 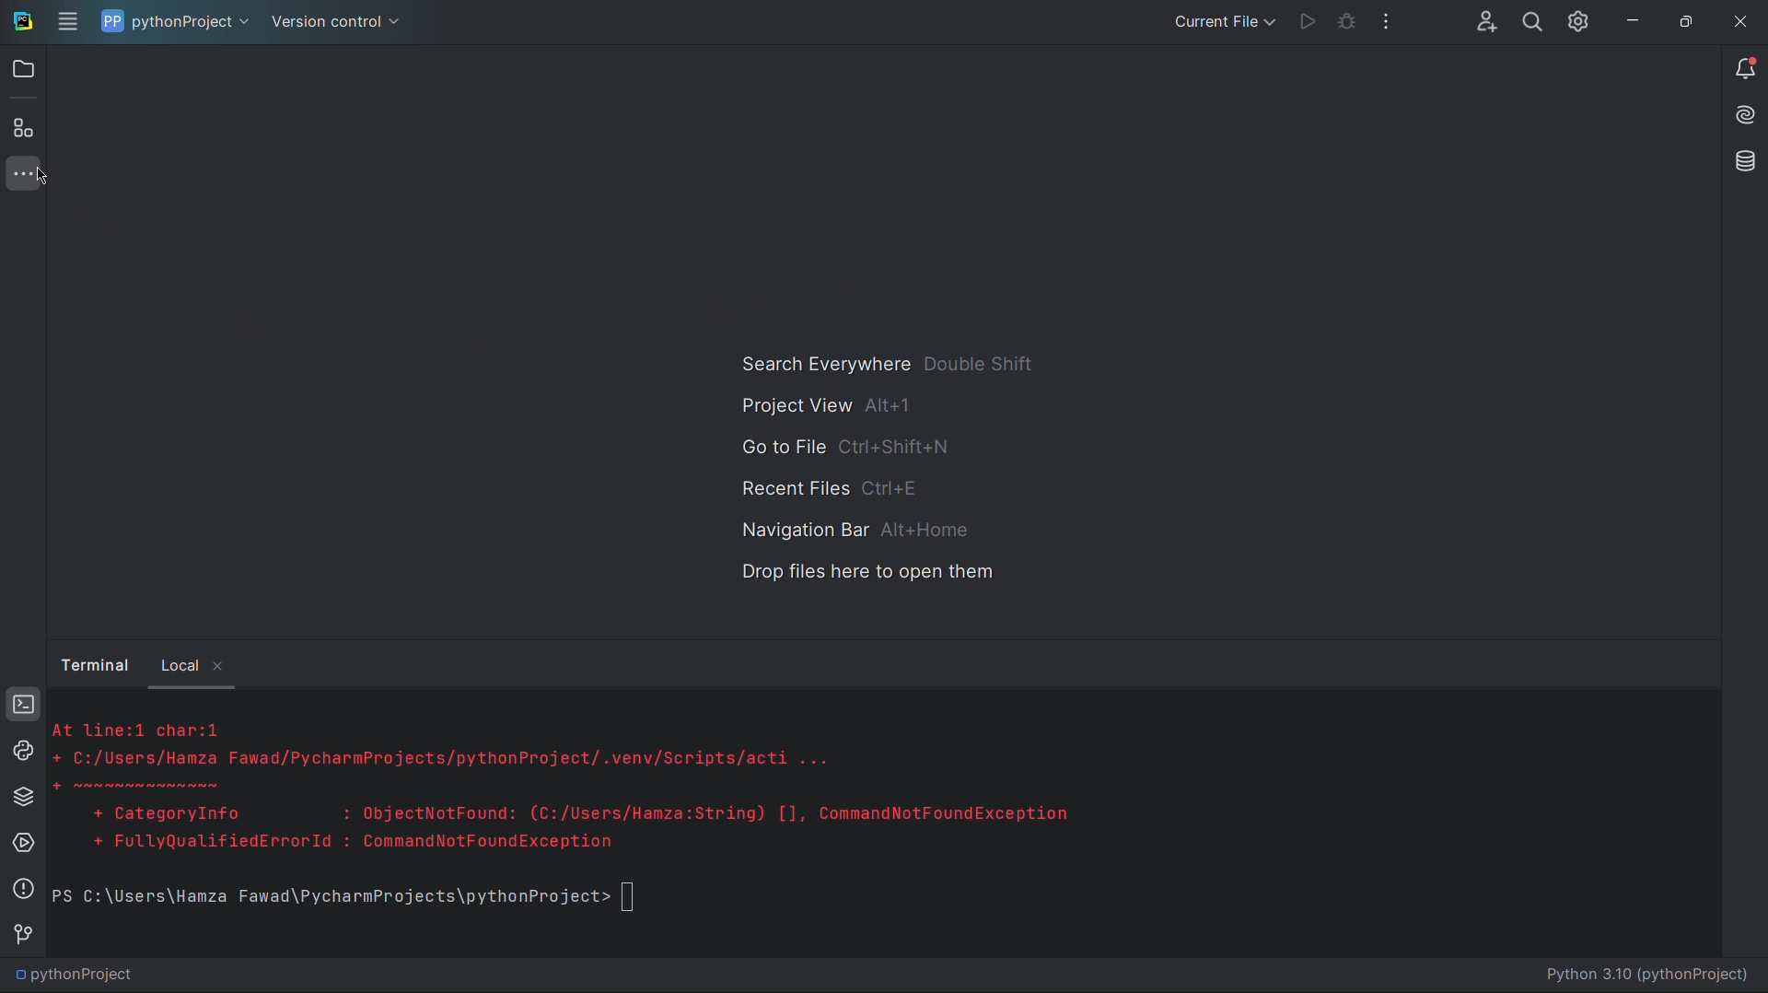 What do you see at coordinates (1530, 20) in the screenshot?
I see `Search` at bounding box center [1530, 20].